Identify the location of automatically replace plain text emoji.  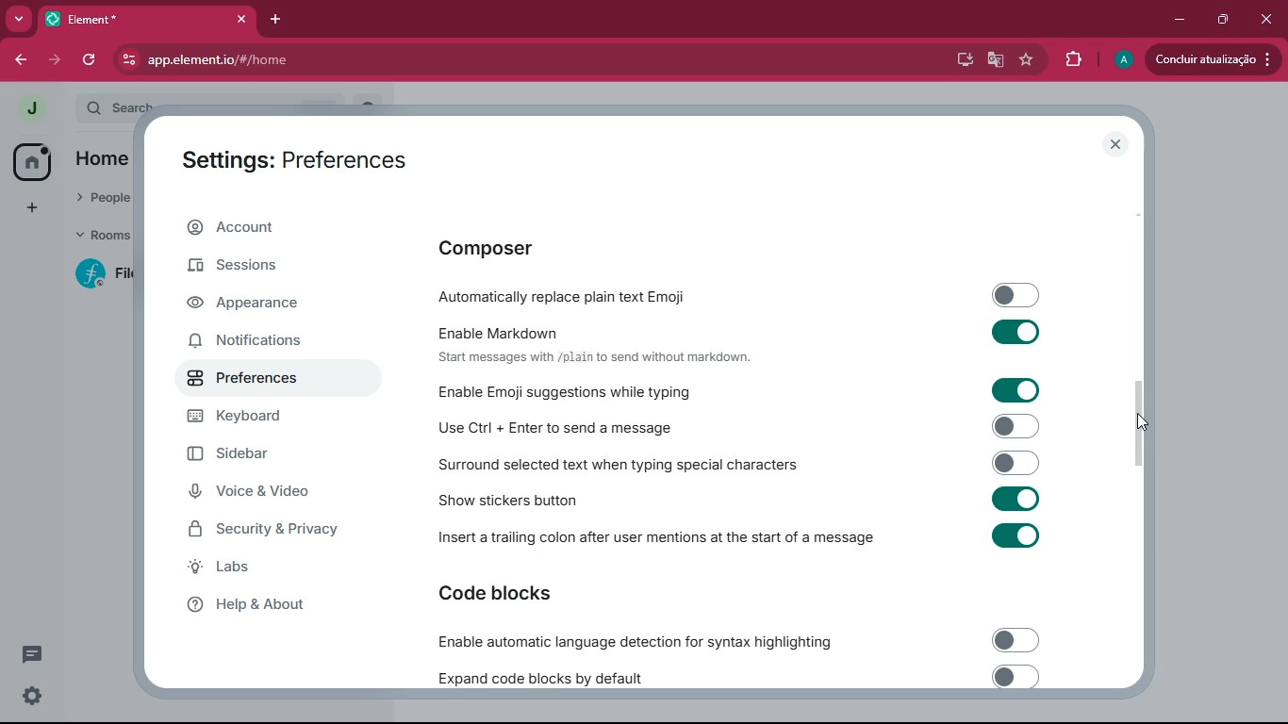
(749, 294).